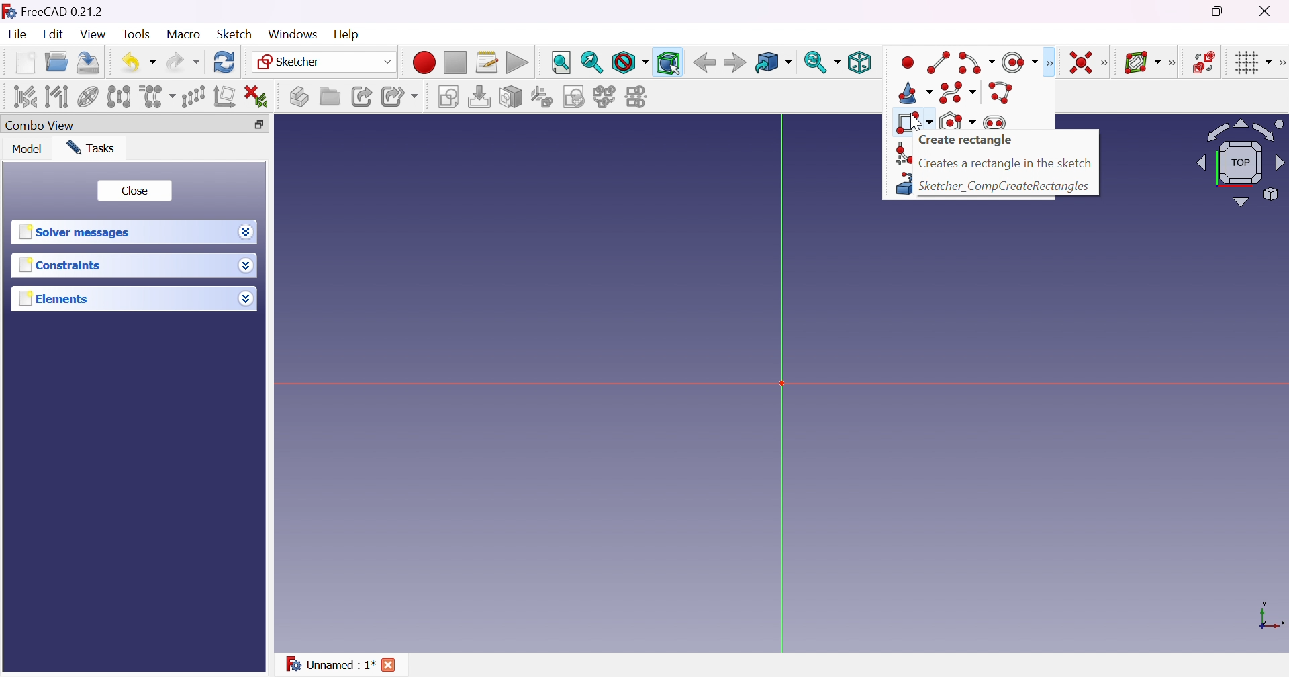  Describe the element at coordinates (939, 63) in the screenshot. I see `Create line` at that location.